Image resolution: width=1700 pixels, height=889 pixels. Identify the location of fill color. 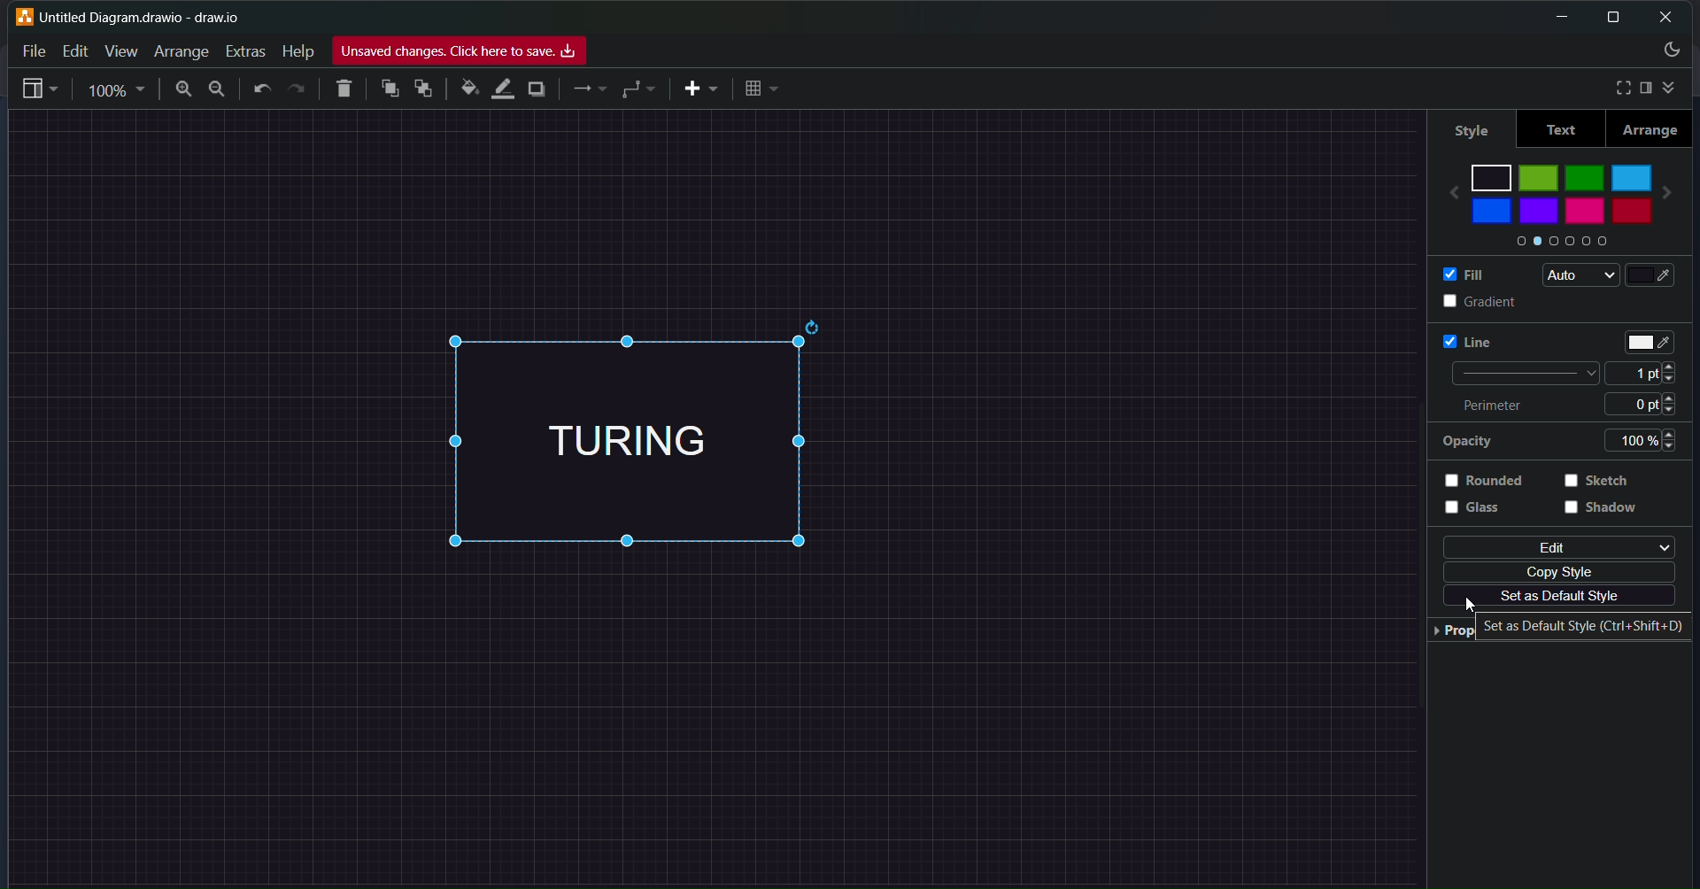
(467, 89).